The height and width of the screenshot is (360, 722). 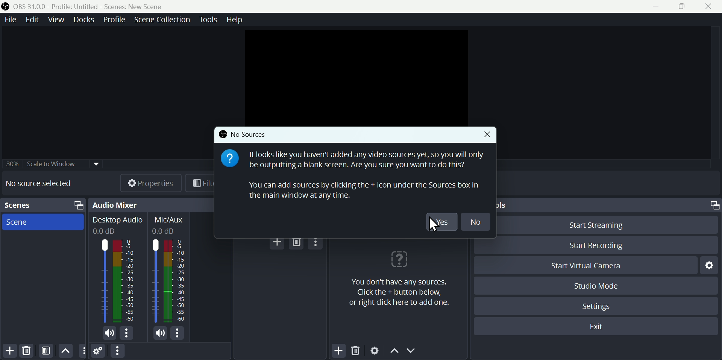 What do you see at coordinates (603, 225) in the screenshot?
I see `Start streaming ` at bounding box center [603, 225].